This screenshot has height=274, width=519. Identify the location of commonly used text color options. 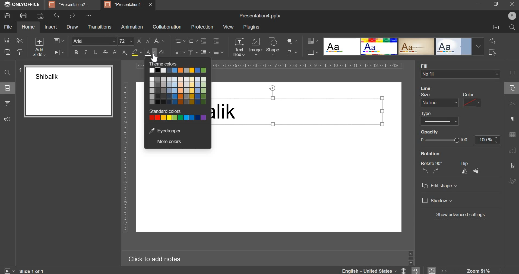
(178, 91).